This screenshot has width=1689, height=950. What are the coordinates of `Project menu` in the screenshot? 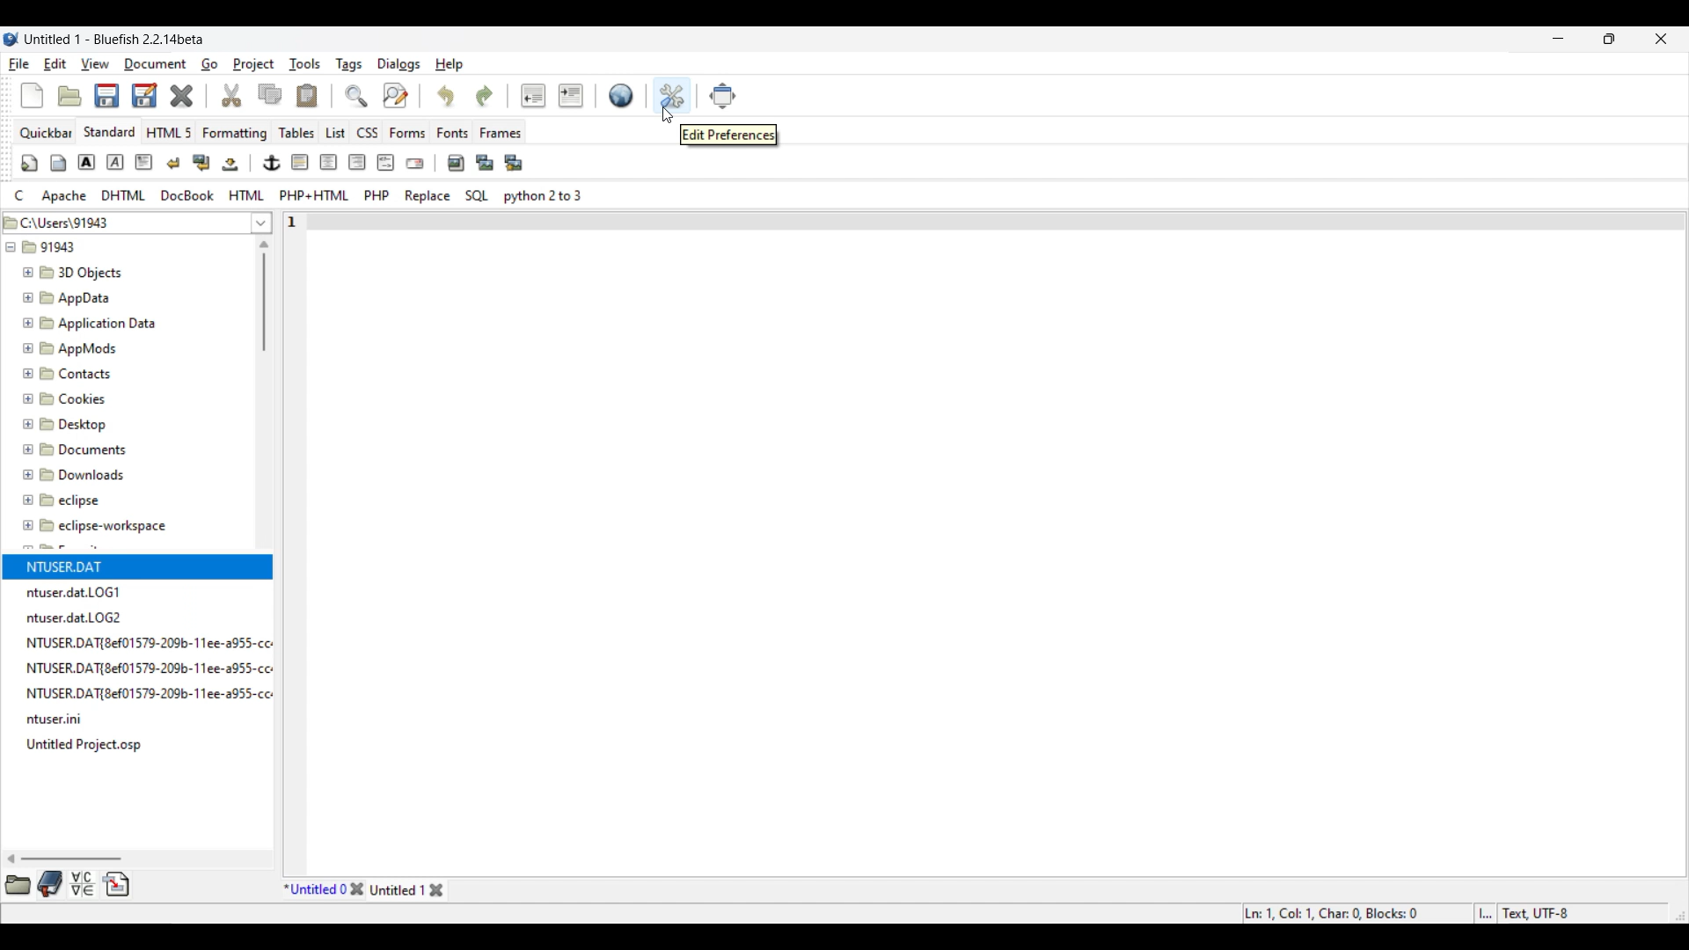 It's located at (253, 64).